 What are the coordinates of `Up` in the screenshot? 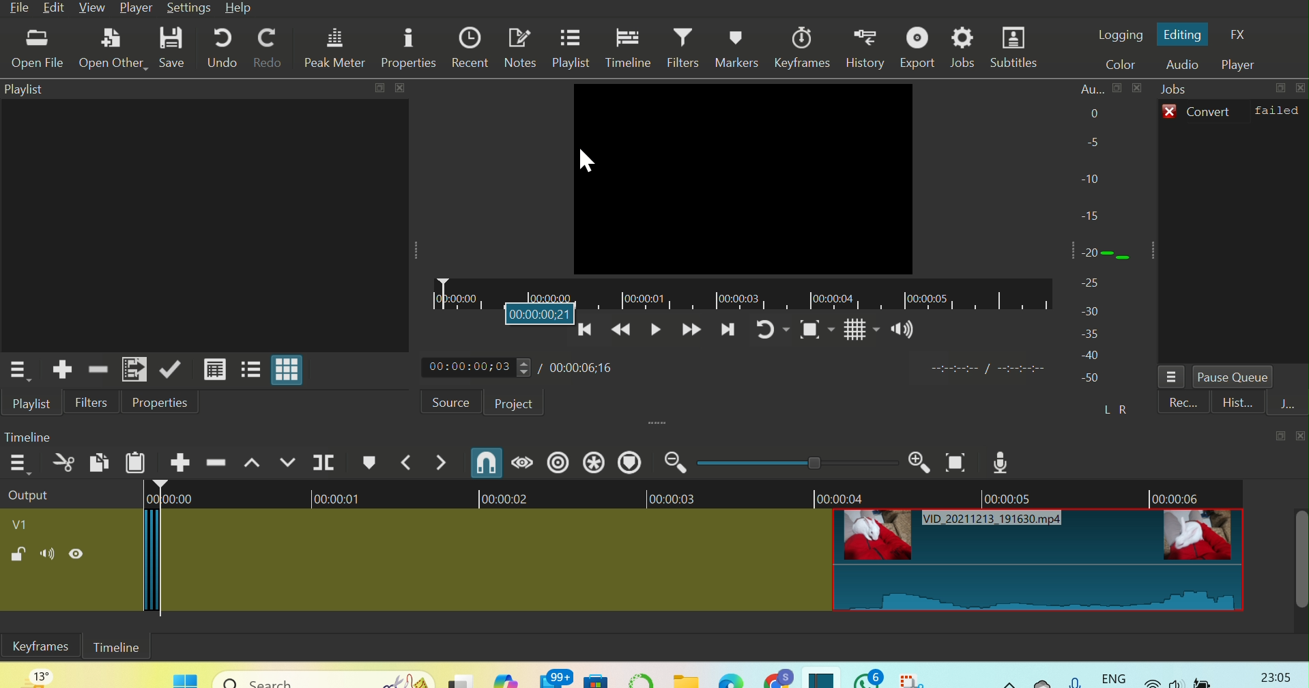 It's located at (248, 461).